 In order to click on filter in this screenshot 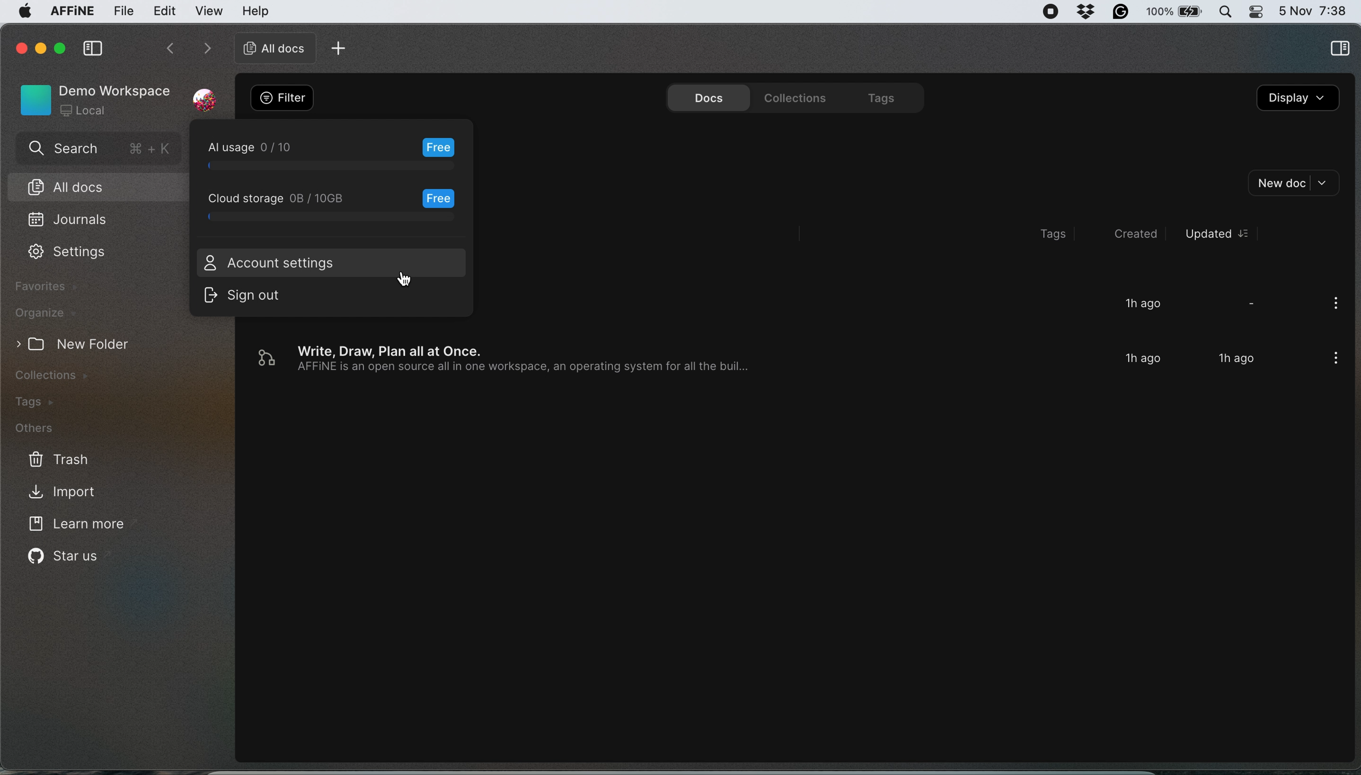, I will do `click(283, 98)`.